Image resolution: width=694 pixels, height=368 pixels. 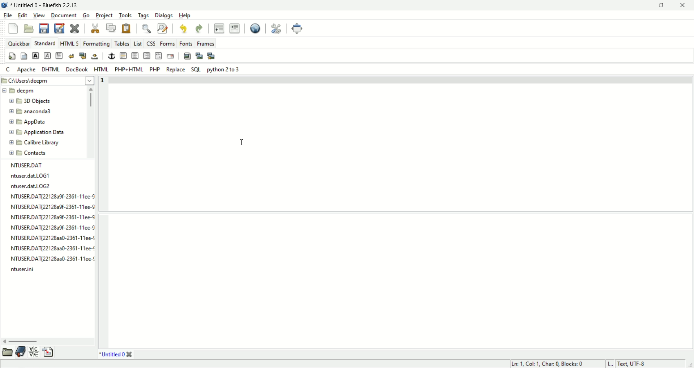 I want to click on close, so click(x=75, y=28).